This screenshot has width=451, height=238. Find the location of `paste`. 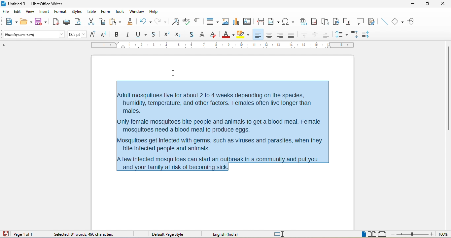

paste is located at coordinates (115, 22).